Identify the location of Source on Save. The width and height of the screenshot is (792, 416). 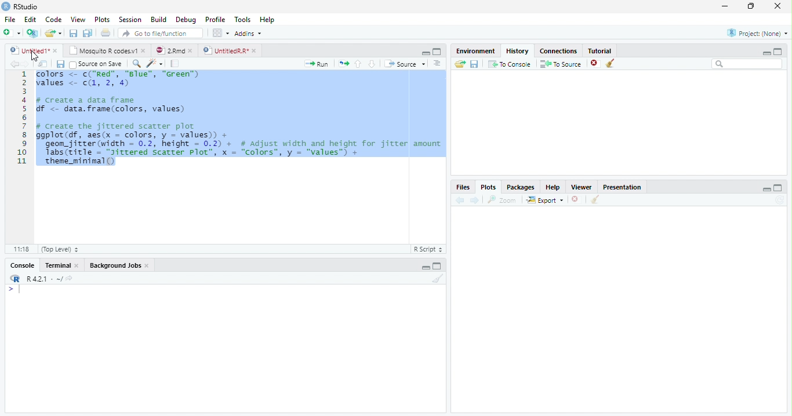
(97, 64).